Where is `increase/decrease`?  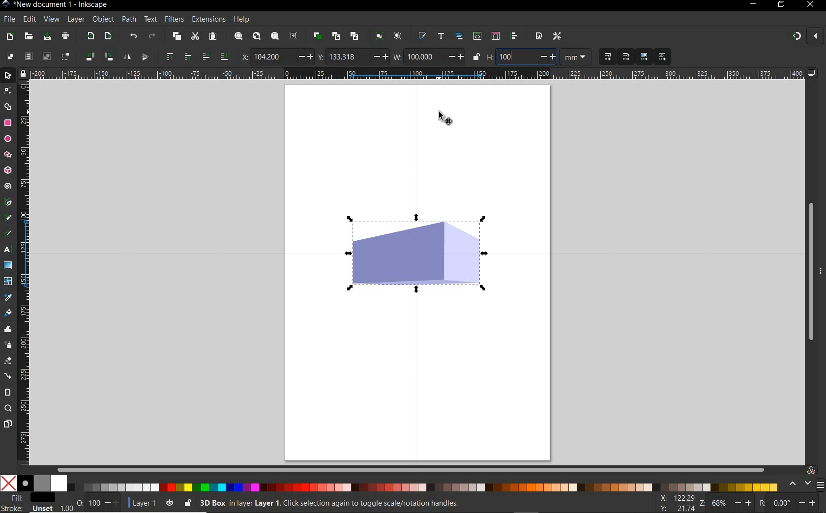 increase/decrease is located at coordinates (455, 57).